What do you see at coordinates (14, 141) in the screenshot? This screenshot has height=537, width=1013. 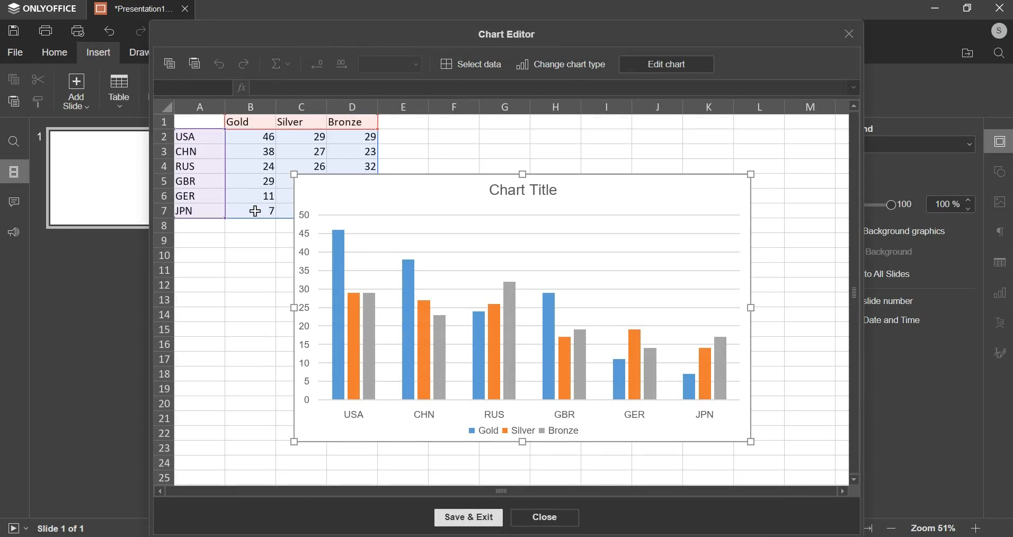 I see `find` at bounding box center [14, 141].